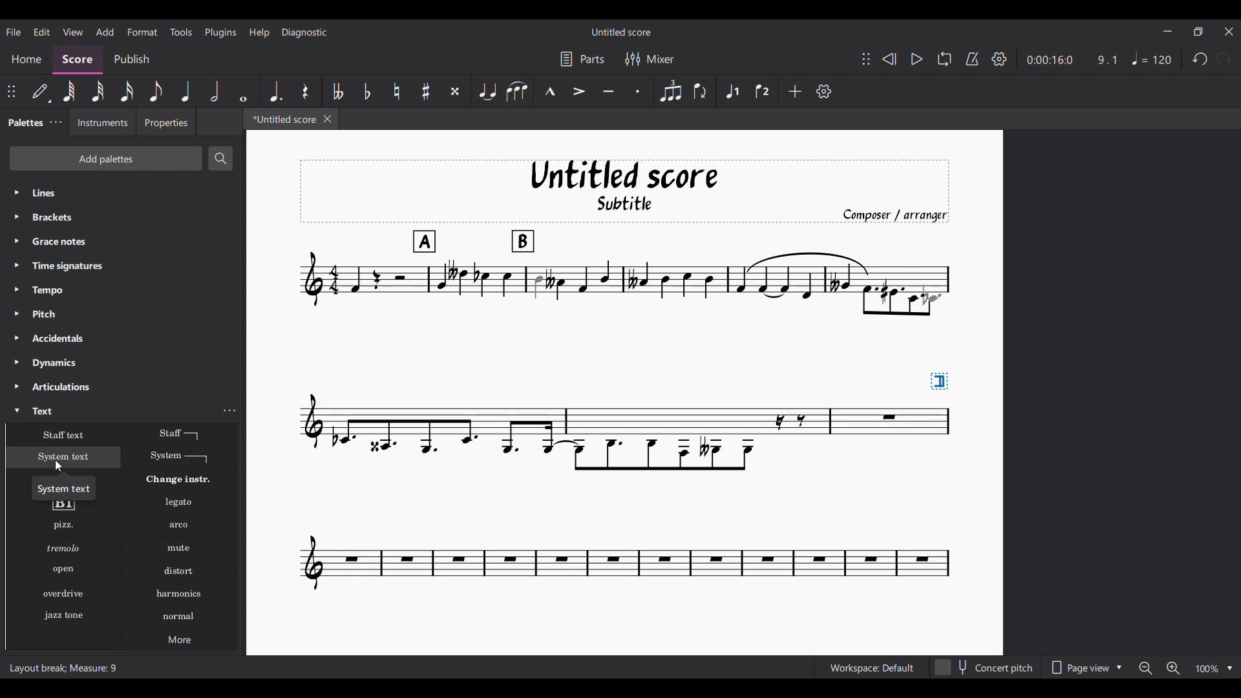 The image size is (1241, 698). What do you see at coordinates (179, 639) in the screenshot?
I see `More` at bounding box center [179, 639].